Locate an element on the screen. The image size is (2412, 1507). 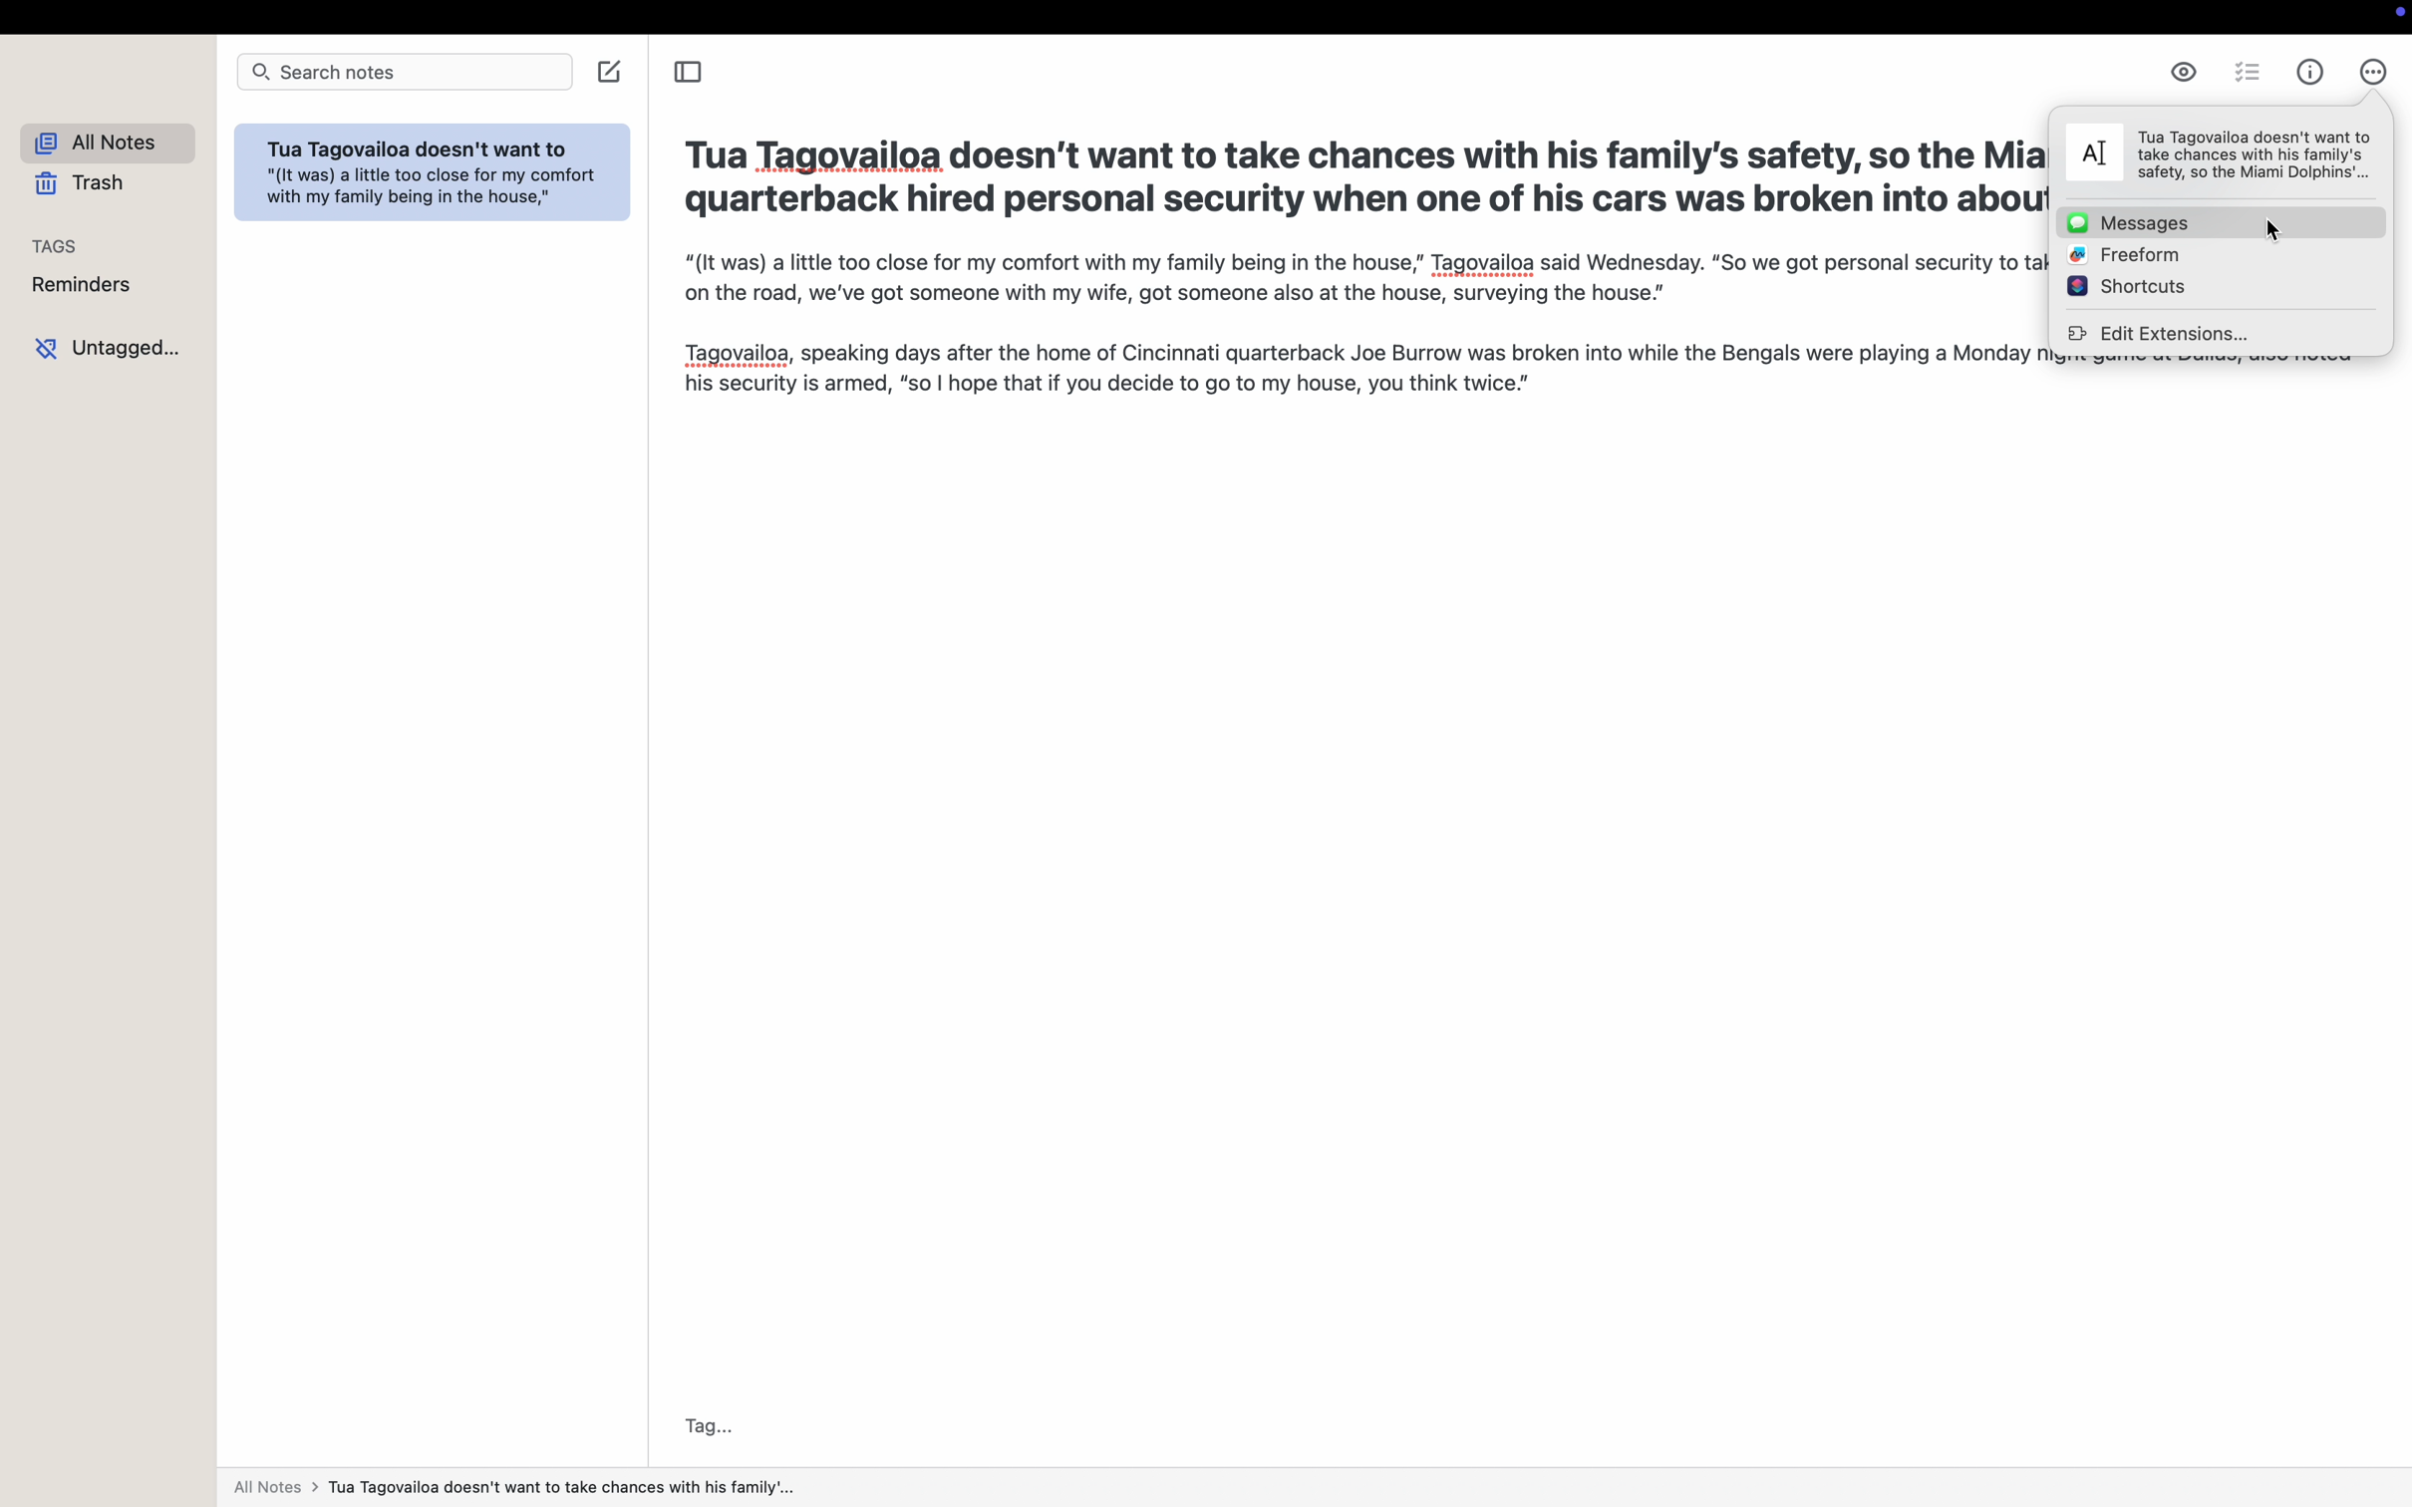
create note is located at coordinates (610, 72).